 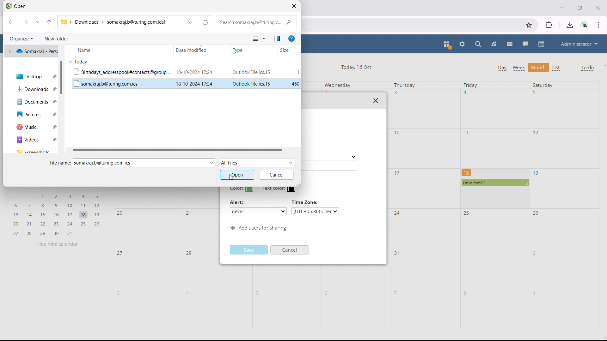 What do you see at coordinates (306, 202) in the screenshot?
I see `Time Zone:` at bounding box center [306, 202].